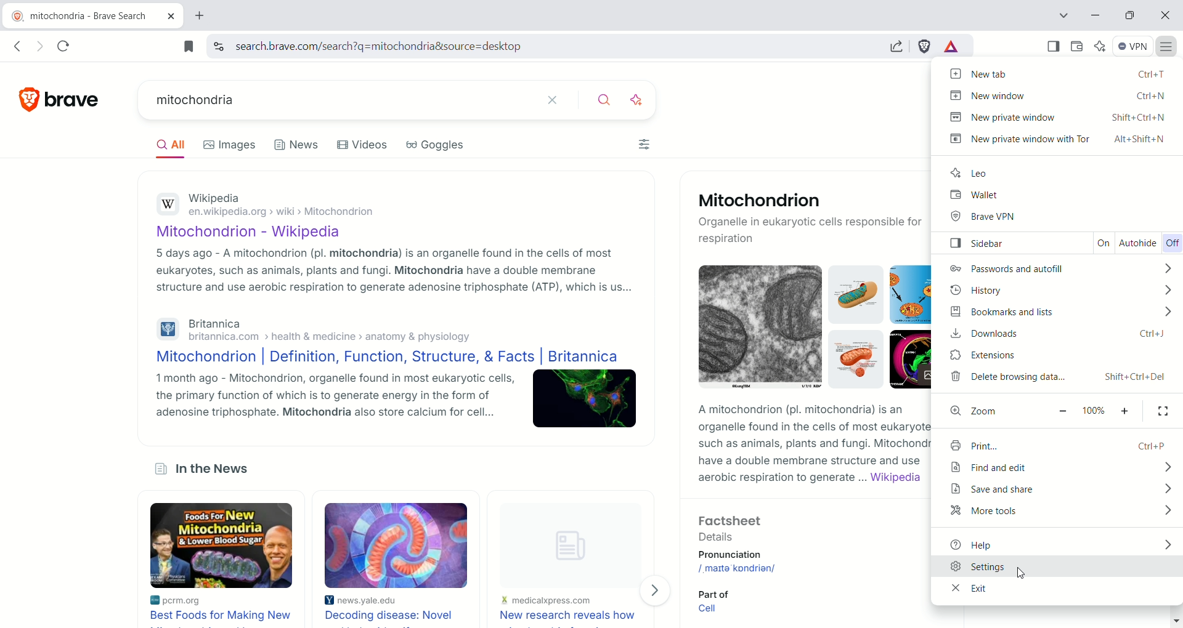 The height and width of the screenshot is (628, 1183). What do you see at coordinates (747, 568) in the screenshot?
I see `/ˌmaɪtəˈkɒndriən/` at bounding box center [747, 568].